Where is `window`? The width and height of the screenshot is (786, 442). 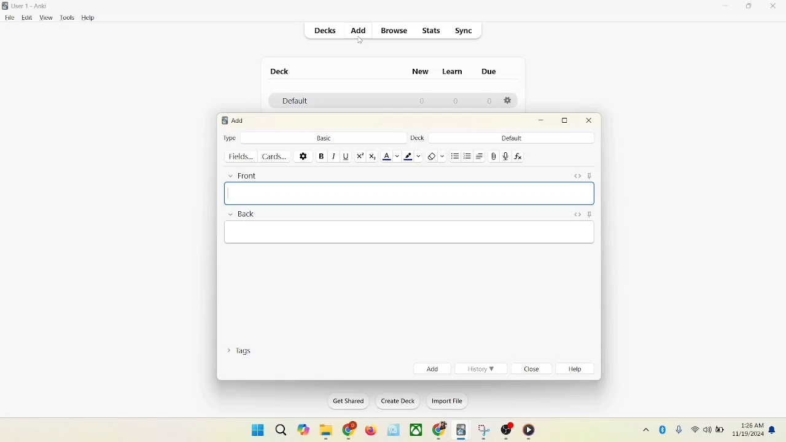
window is located at coordinates (253, 429).